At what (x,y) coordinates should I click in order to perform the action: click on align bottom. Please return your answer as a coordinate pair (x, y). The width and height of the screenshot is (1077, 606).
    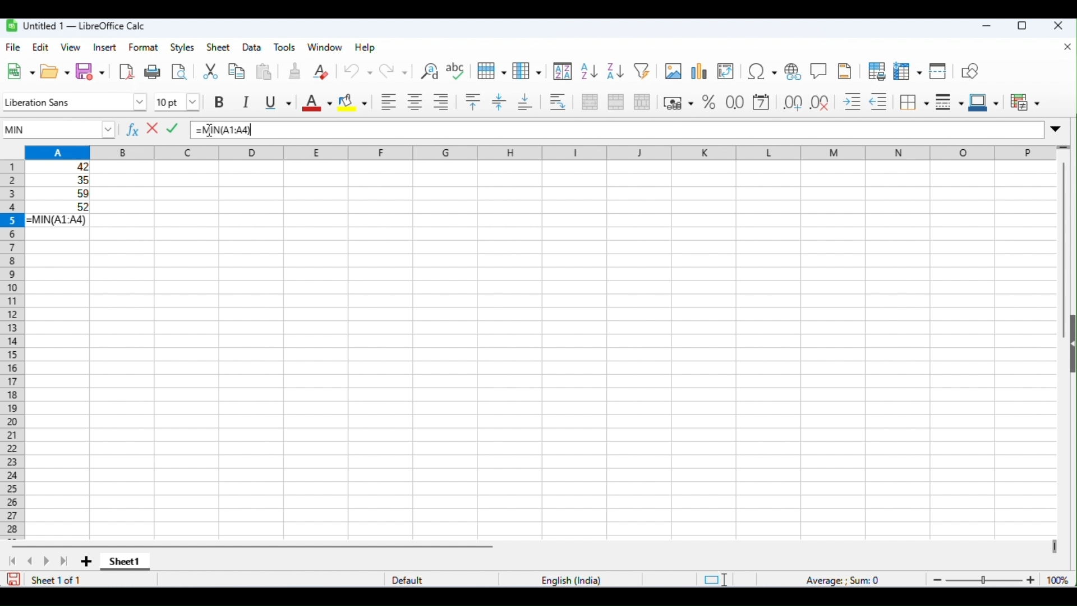
    Looking at the image, I should click on (526, 102).